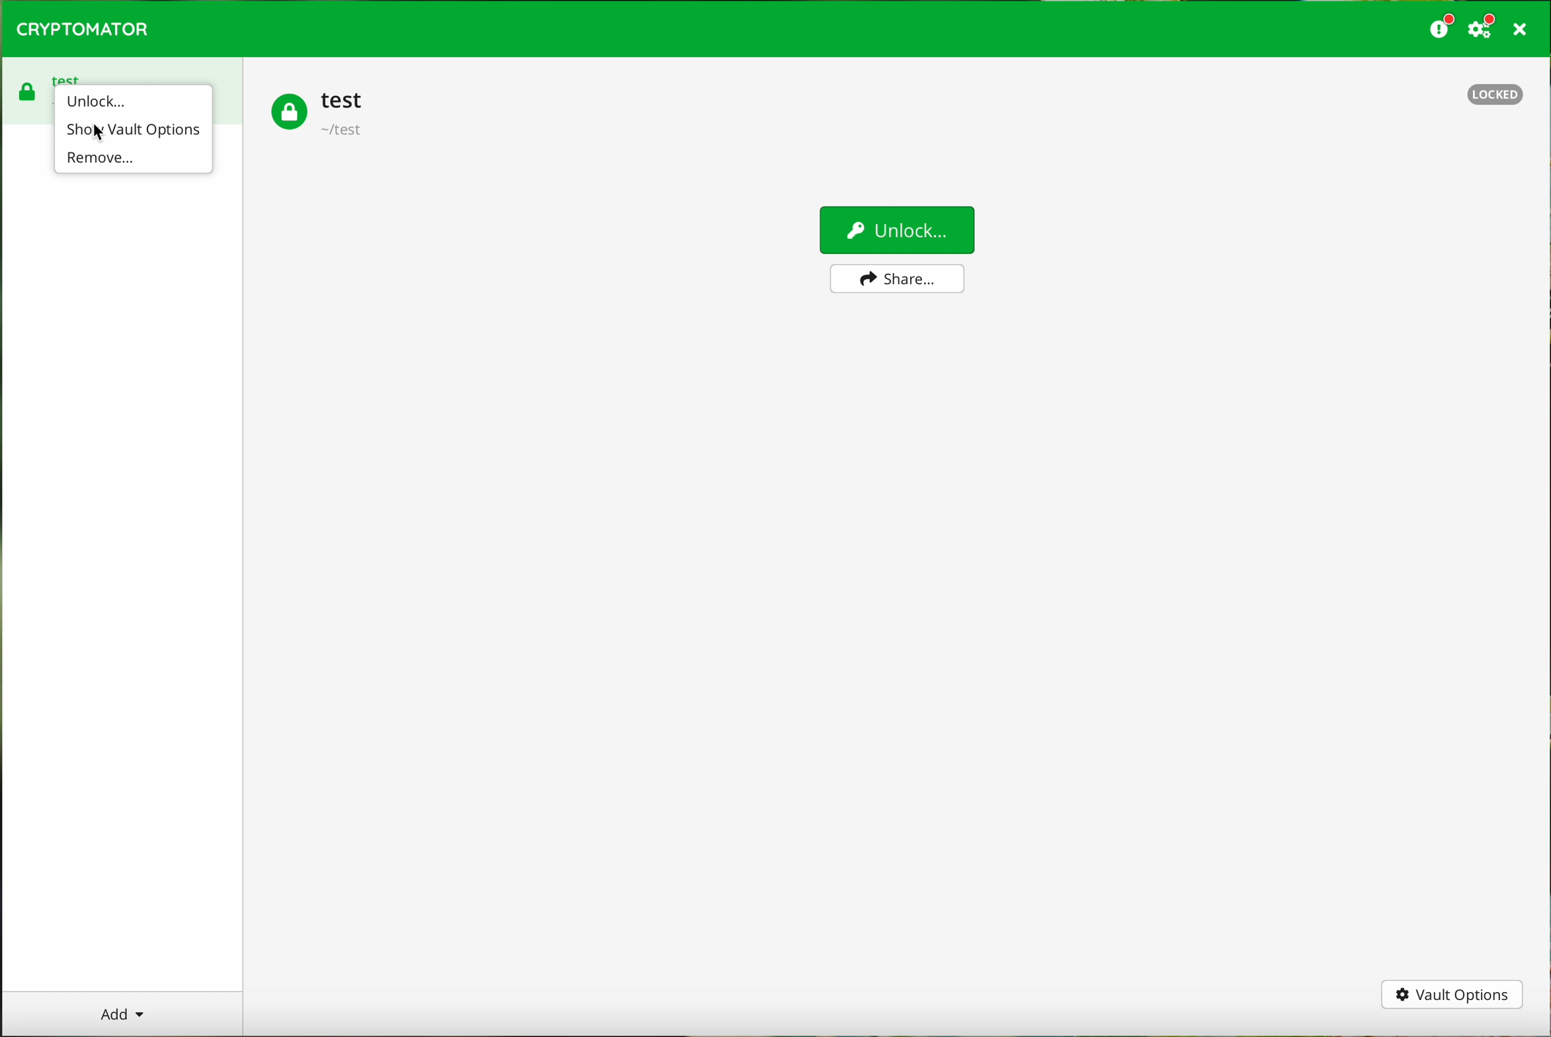 The image size is (1551, 1037). Describe the element at coordinates (897, 232) in the screenshot. I see `unlock` at that location.